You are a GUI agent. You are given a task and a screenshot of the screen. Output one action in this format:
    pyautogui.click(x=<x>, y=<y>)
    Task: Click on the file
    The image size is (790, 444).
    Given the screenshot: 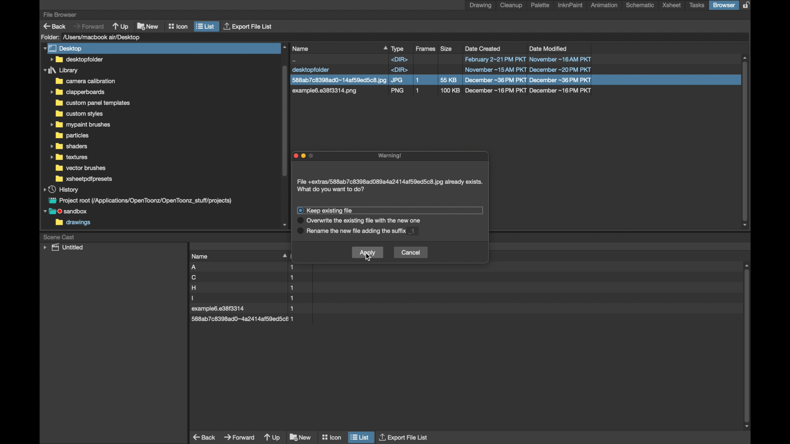 What is the action you would take?
    pyautogui.click(x=244, y=298)
    